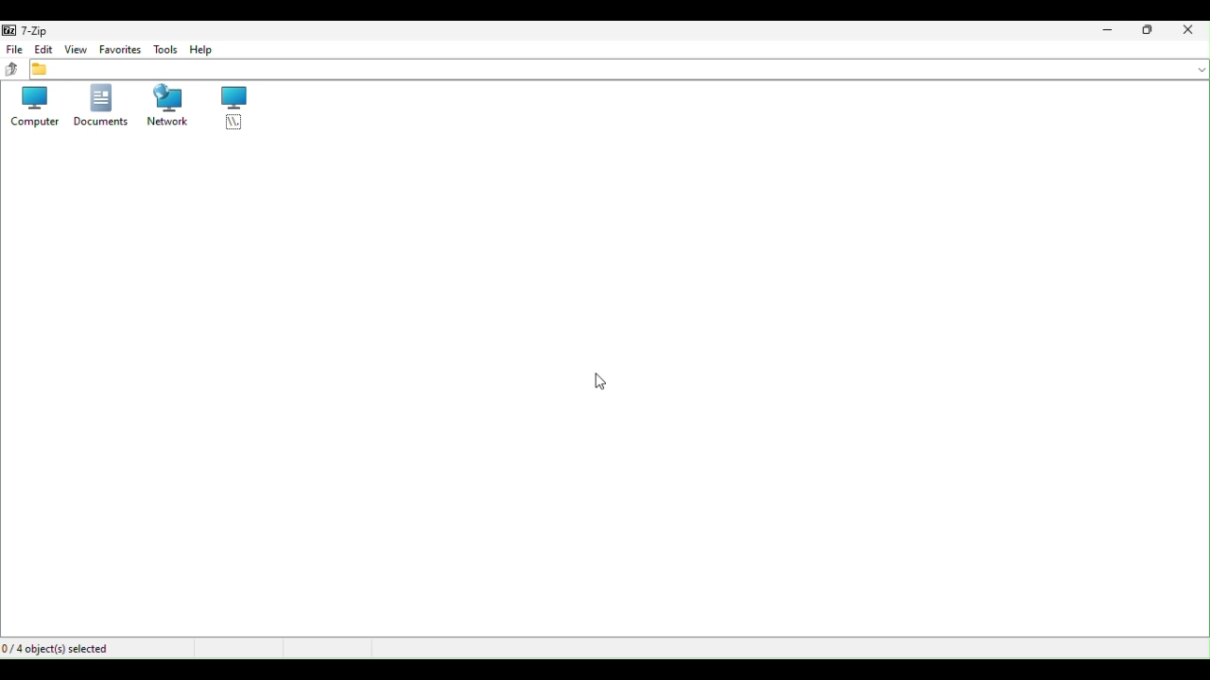 This screenshot has height=680, width=1210. What do you see at coordinates (120, 49) in the screenshot?
I see `Favourite` at bounding box center [120, 49].